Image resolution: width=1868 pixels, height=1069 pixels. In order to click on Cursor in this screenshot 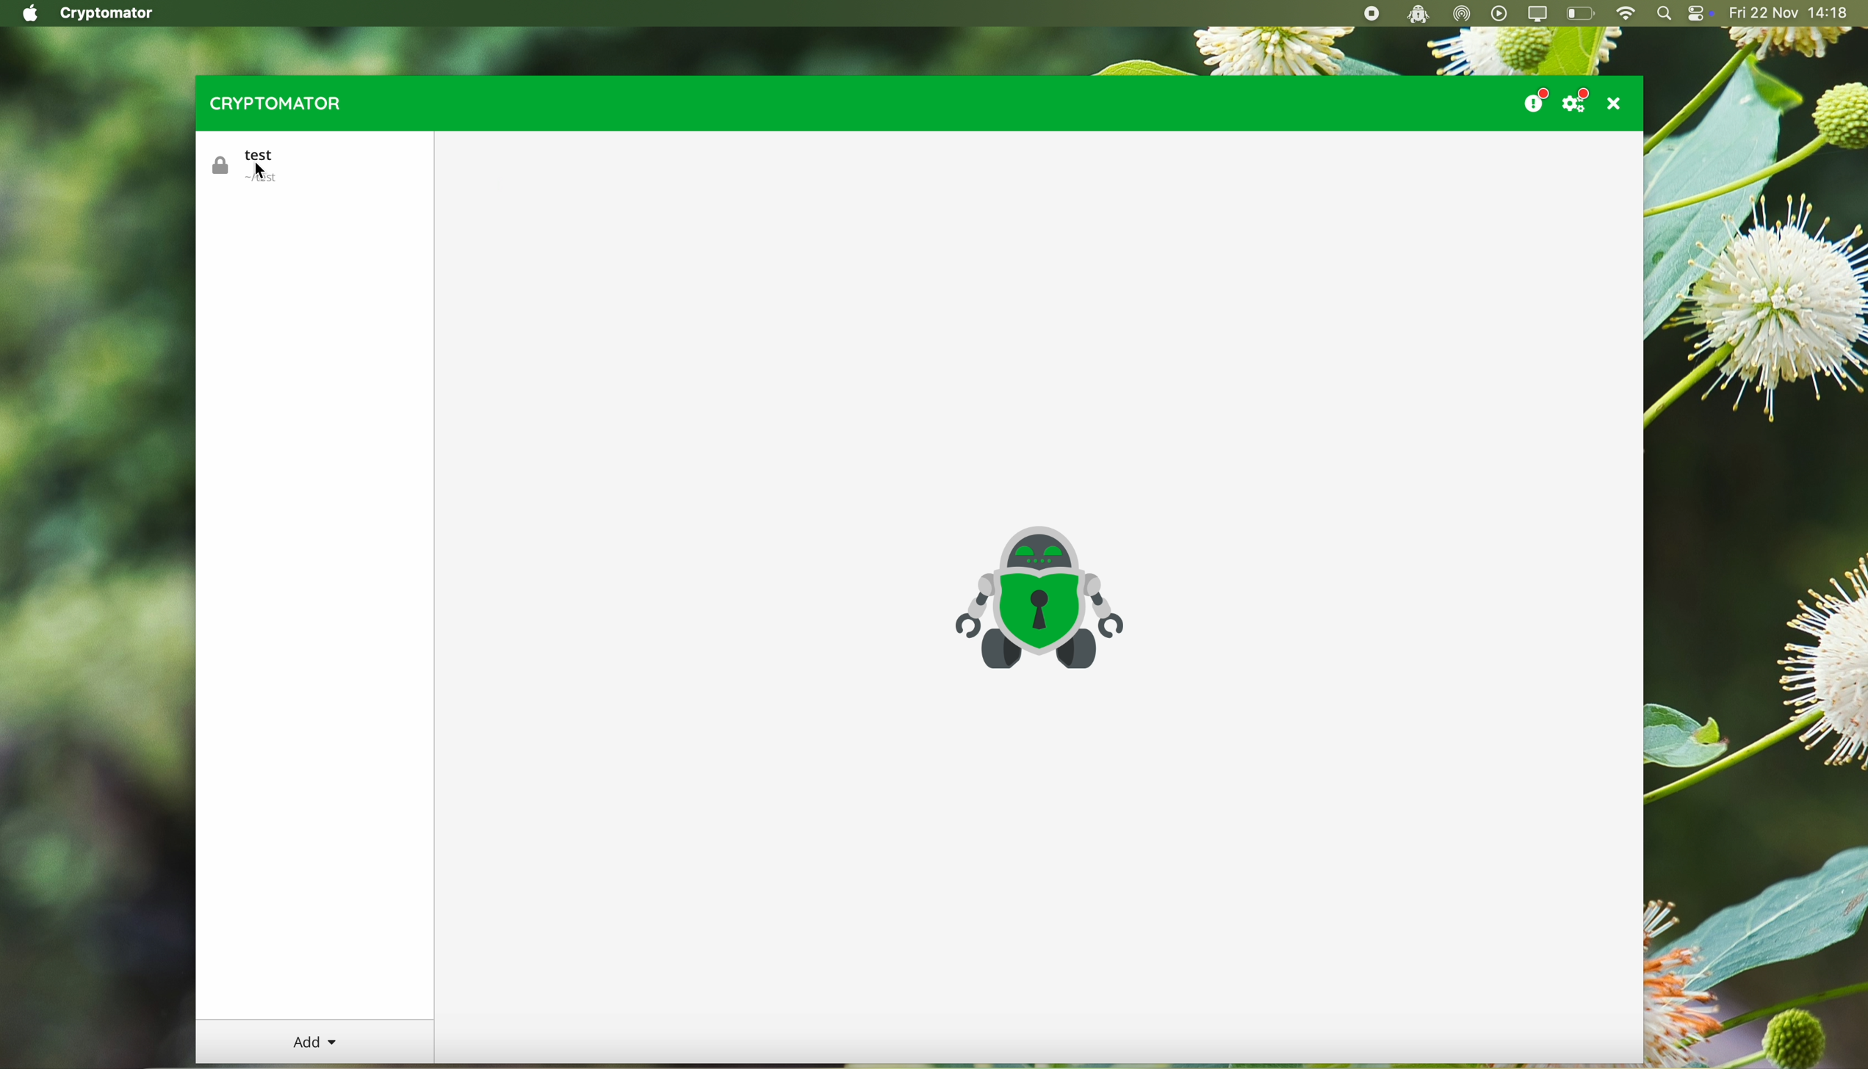, I will do `click(262, 170)`.